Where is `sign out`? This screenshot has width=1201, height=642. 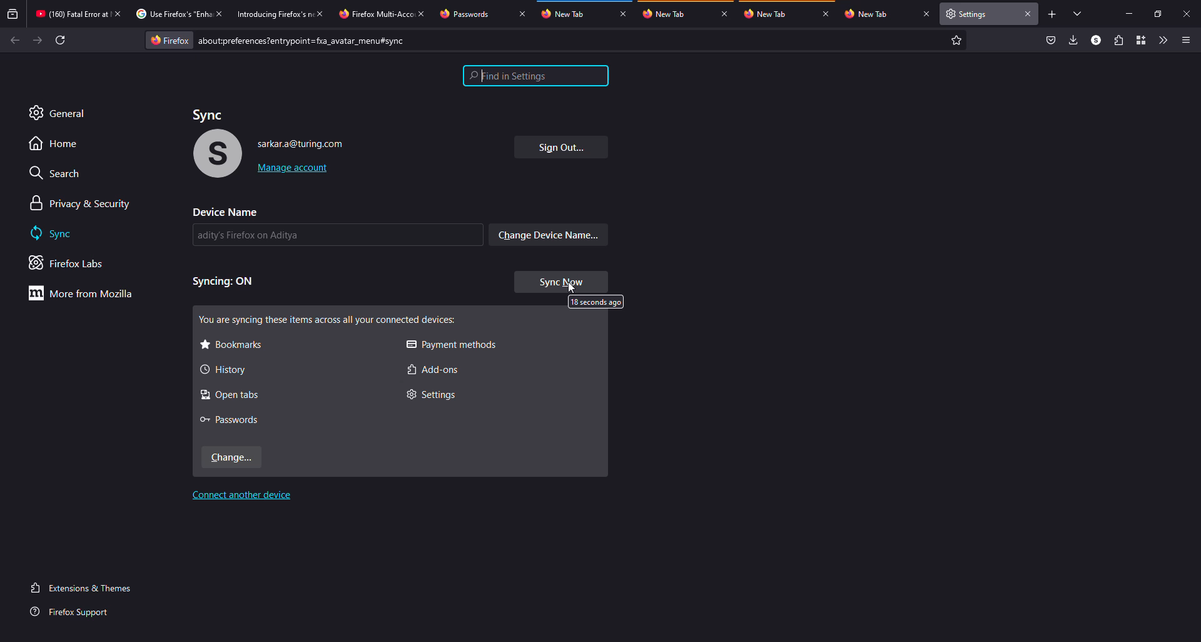
sign out is located at coordinates (562, 147).